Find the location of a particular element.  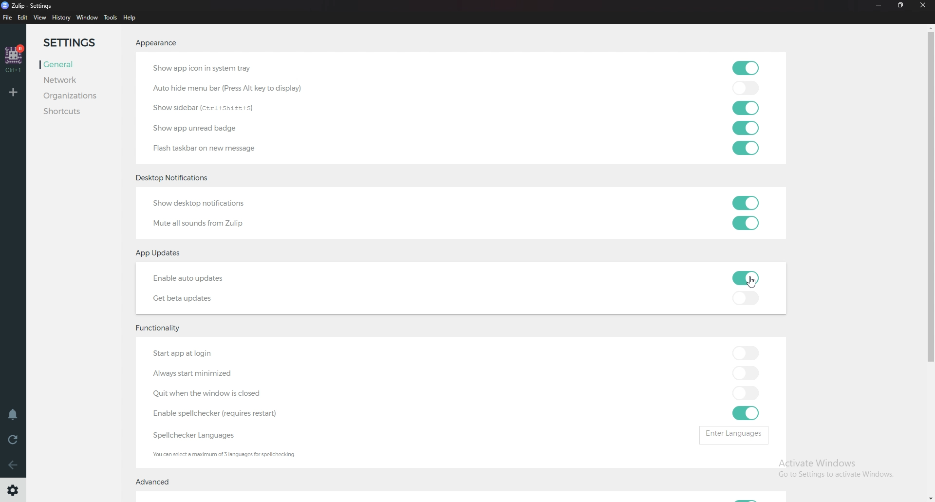

Quit when windows closed is located at coordinates (229, 394).